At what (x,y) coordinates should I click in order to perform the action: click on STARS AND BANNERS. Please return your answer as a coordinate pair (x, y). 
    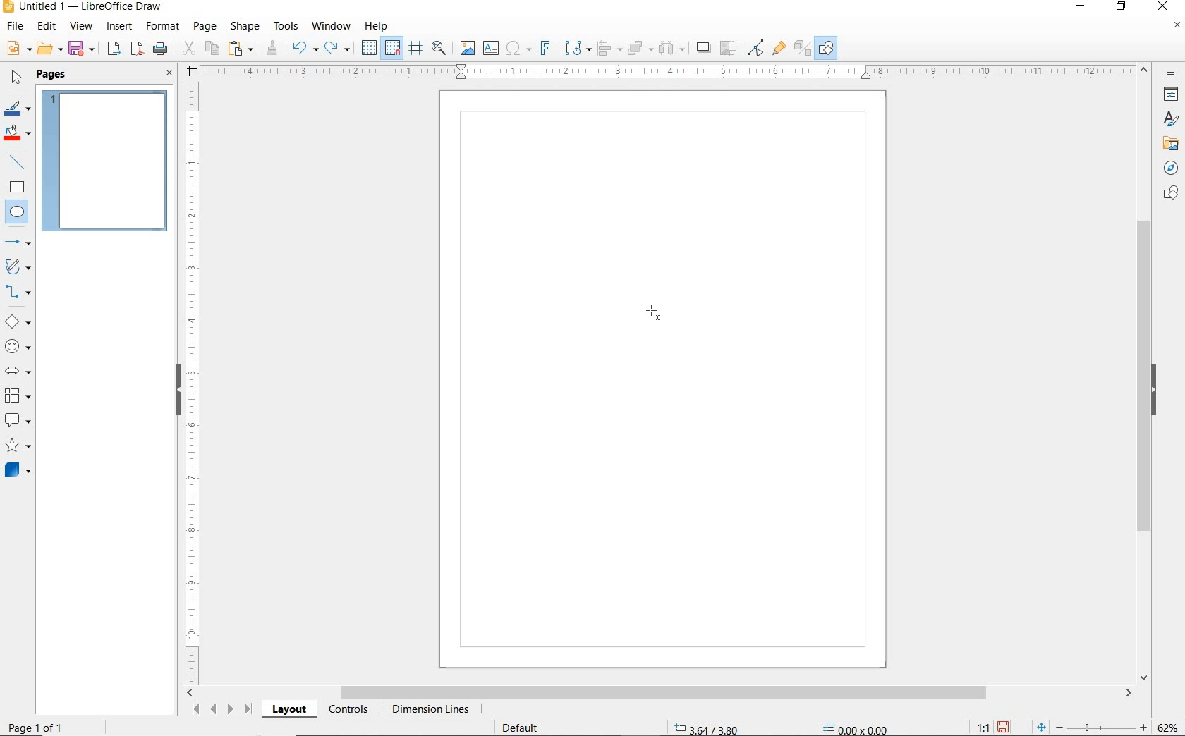
    Looking at the image, I should click on (18, 447).